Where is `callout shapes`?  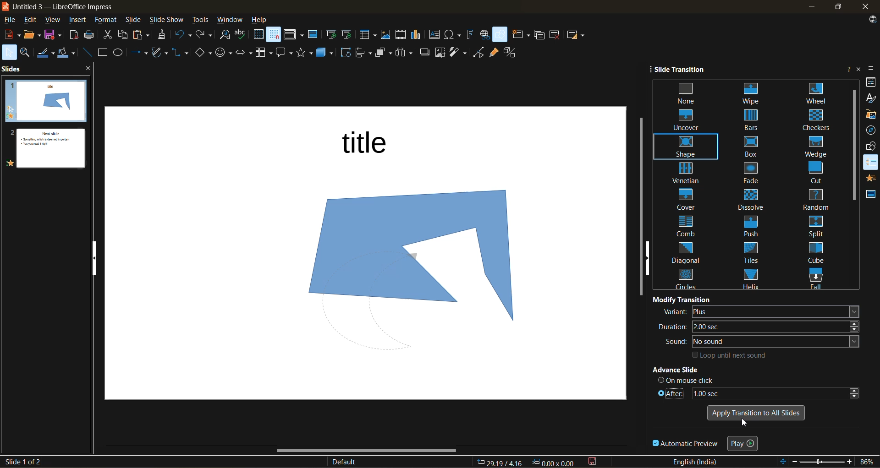
callout shapes is located at coordinates (286, 53).